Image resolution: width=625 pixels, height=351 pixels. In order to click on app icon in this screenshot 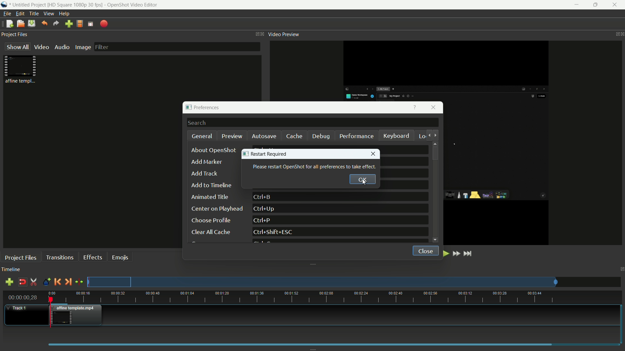, I will do `click(5, 5)`.